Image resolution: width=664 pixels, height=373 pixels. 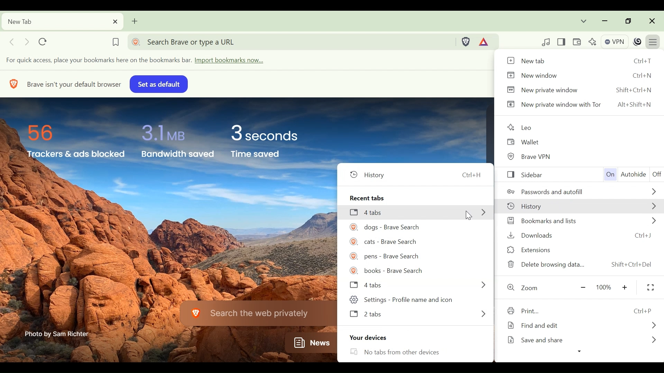 What do you see at coordinates (651, 288) in the screenshot?
I see `Fit to screen` at bounding box center [651, 288].